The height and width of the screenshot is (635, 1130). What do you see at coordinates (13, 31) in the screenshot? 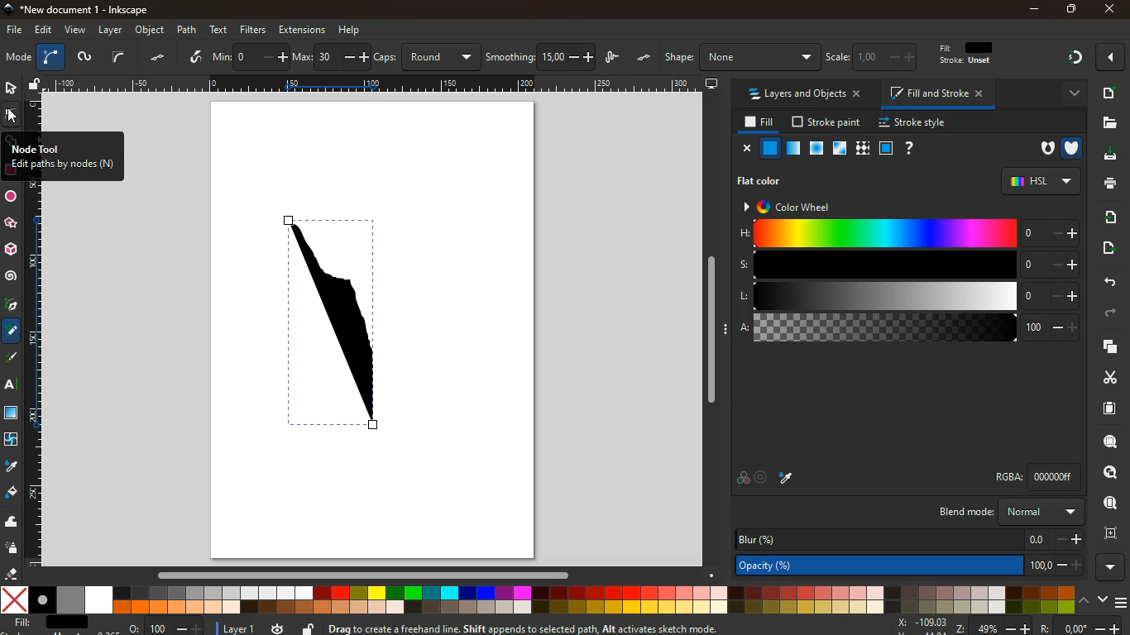
I see `file` at bounding box center [13, 31].